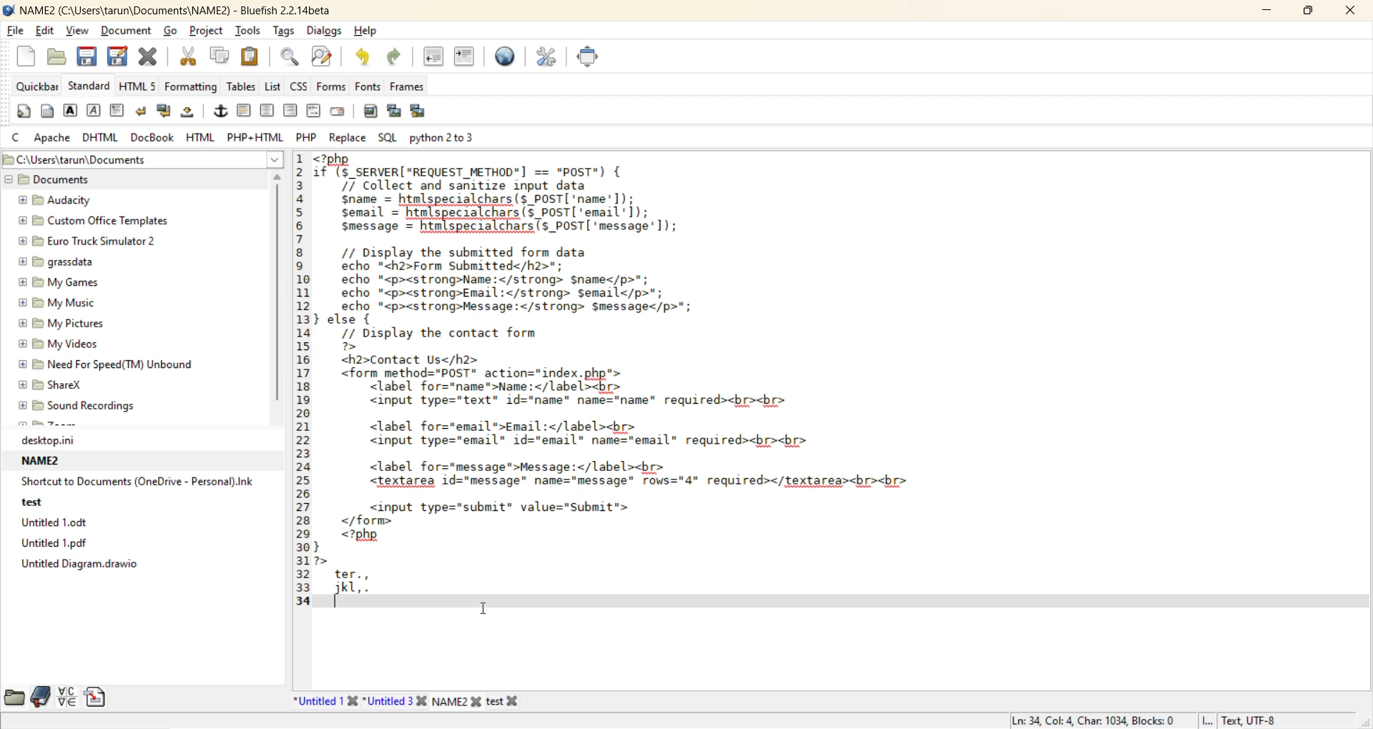 Image resolution: width=1373 pixels, height=729 pixels. What do you see at coordinates (68, 200) in the screenshot?
I see `Audacity` at bounding box center [68, 200].